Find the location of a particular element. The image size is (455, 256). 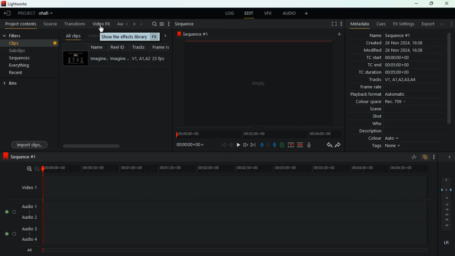

import is located at coordinates (31, 145).